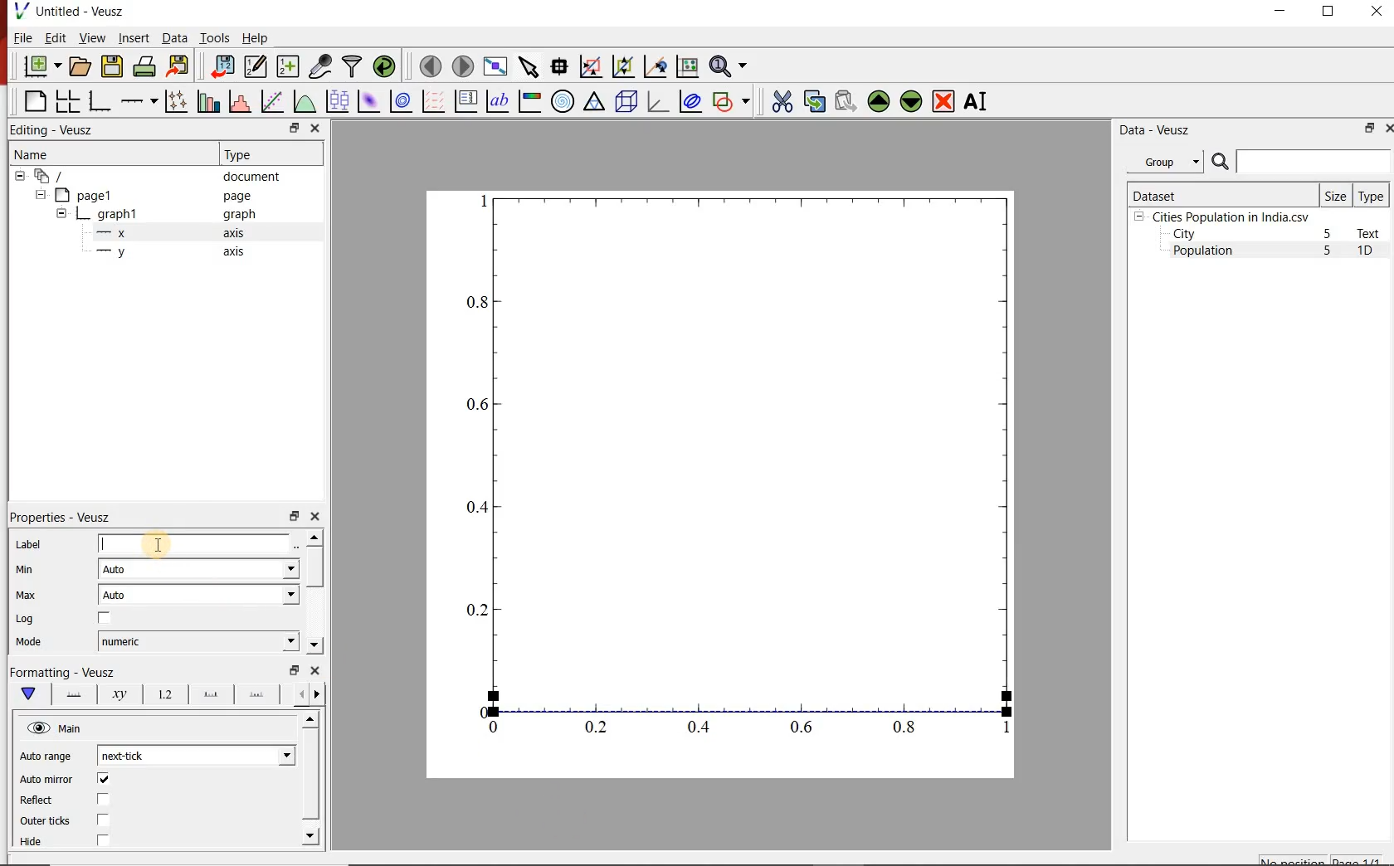 The image size is (1394, 866). Describe the element at coordinates (1221, 194) in the screenshot. I see `Dataset` at that location.